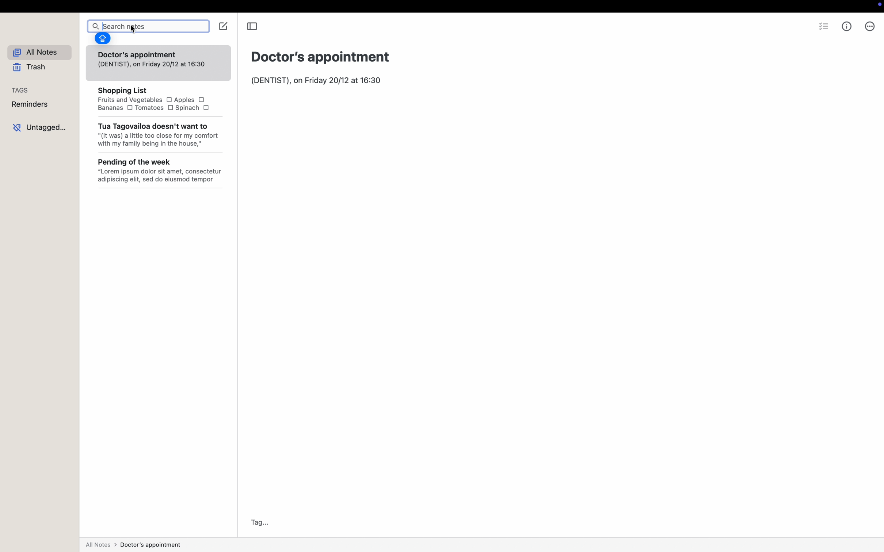 The width and height of the screenshot is (884, 552). I want to click on check list, so click(823, 26).